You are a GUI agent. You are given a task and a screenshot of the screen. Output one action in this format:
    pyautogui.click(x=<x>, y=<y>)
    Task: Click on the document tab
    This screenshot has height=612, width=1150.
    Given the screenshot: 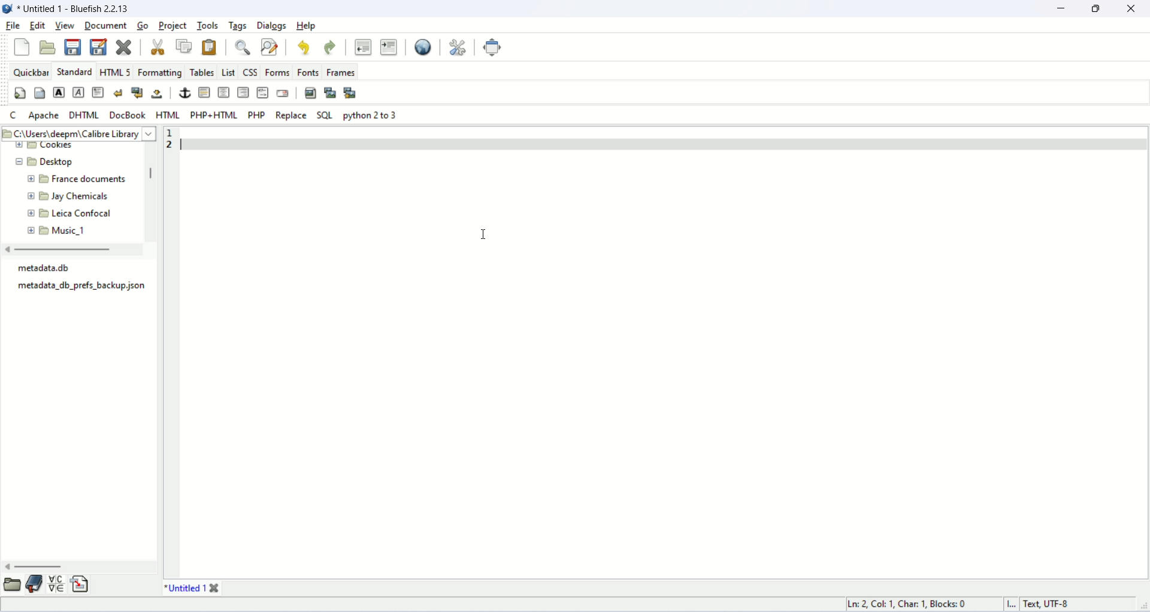 What is the action you would take?
    pyautogui.click(x=184, y=589)
    